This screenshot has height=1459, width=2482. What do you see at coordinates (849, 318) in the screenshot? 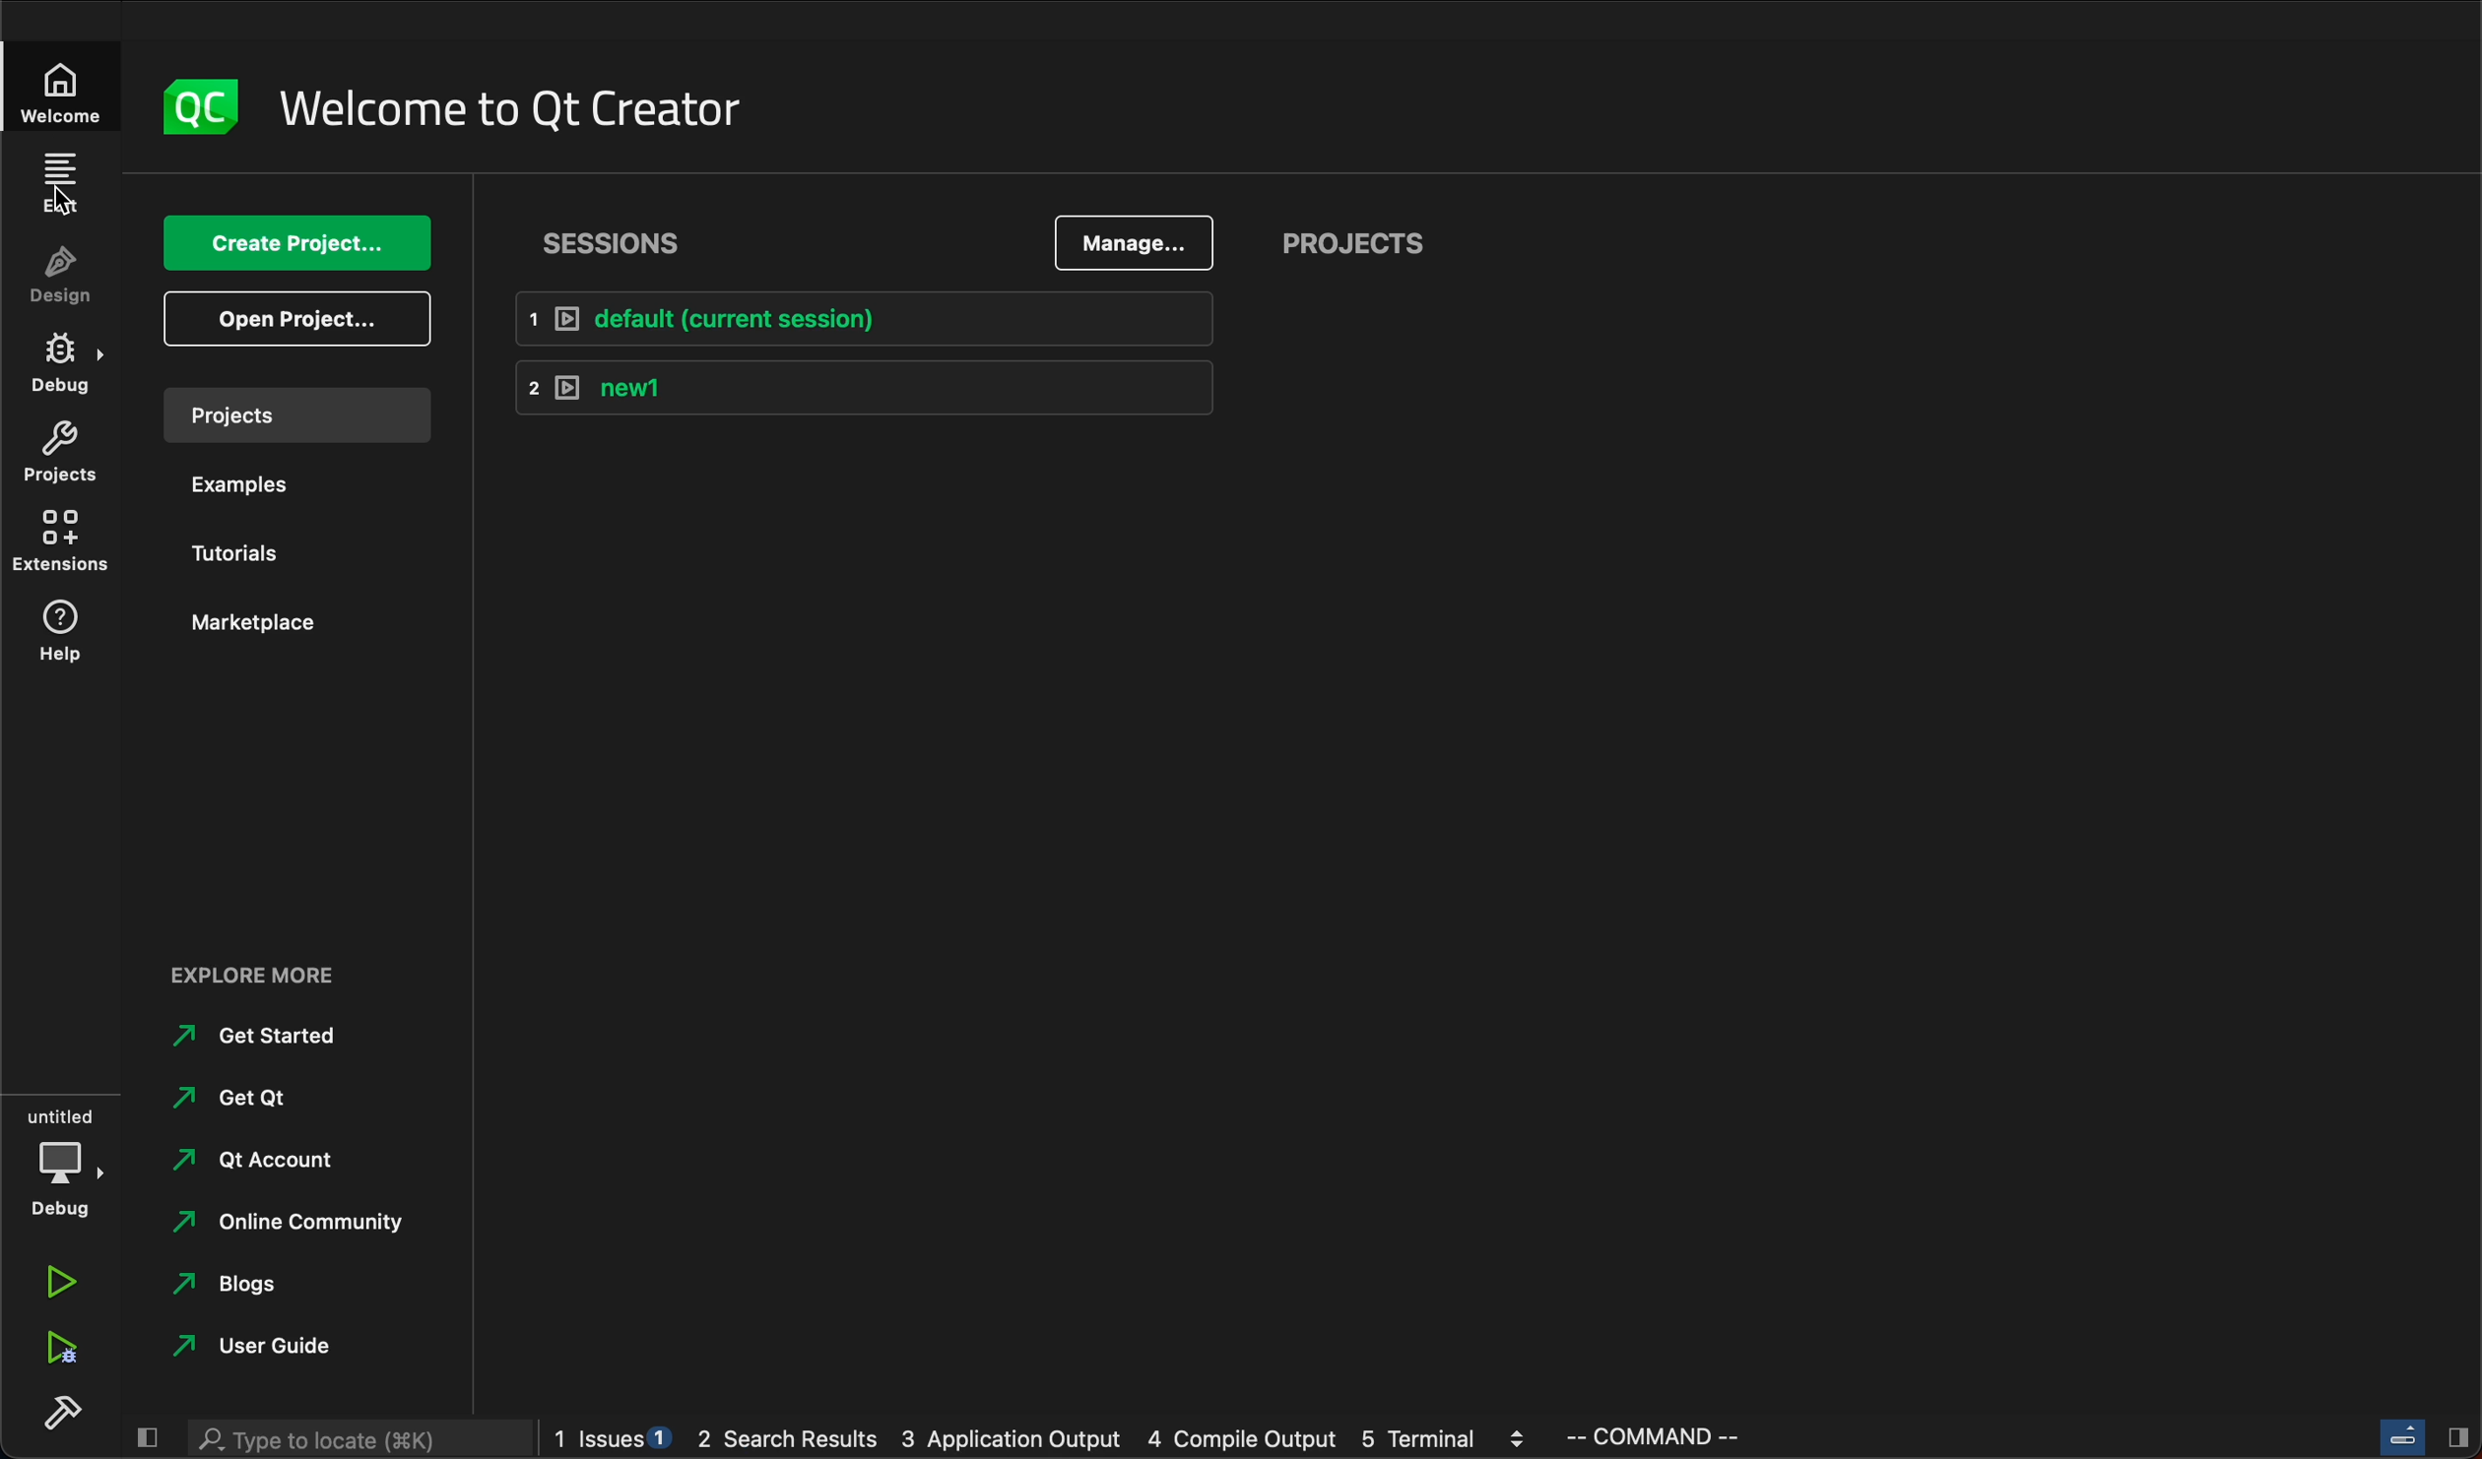
I see `default` at bounding box center [849, 318].